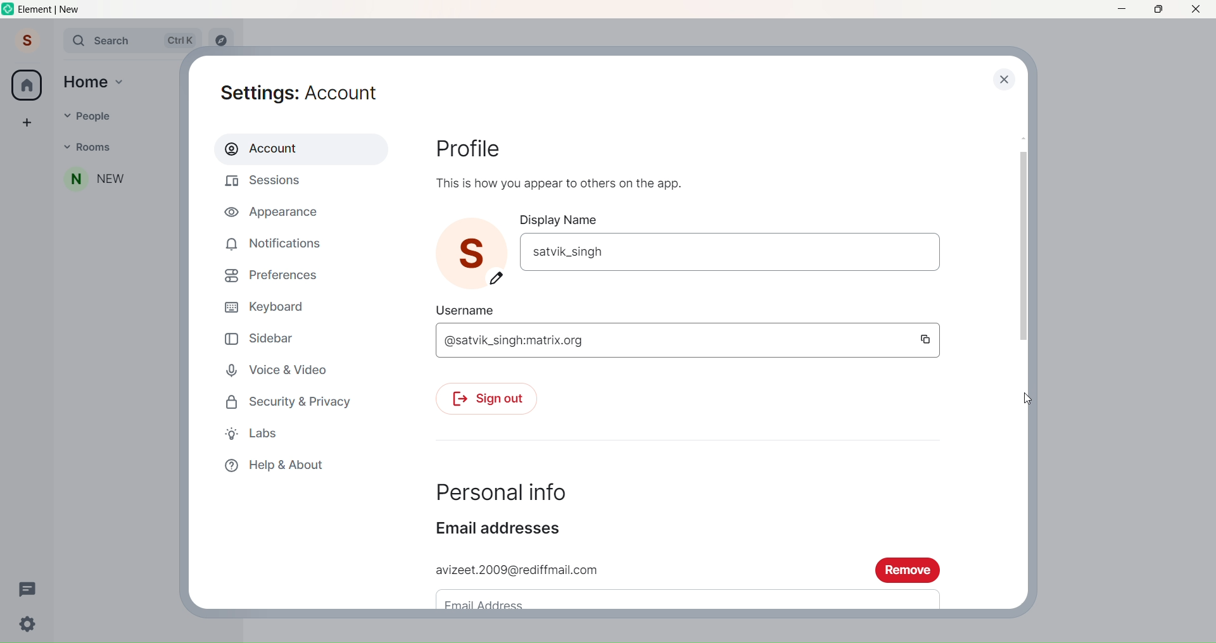 The image size is (1216, 643). Describe the element at coordinates (909, 571) in the screenshot. I see `Remove` at that location.